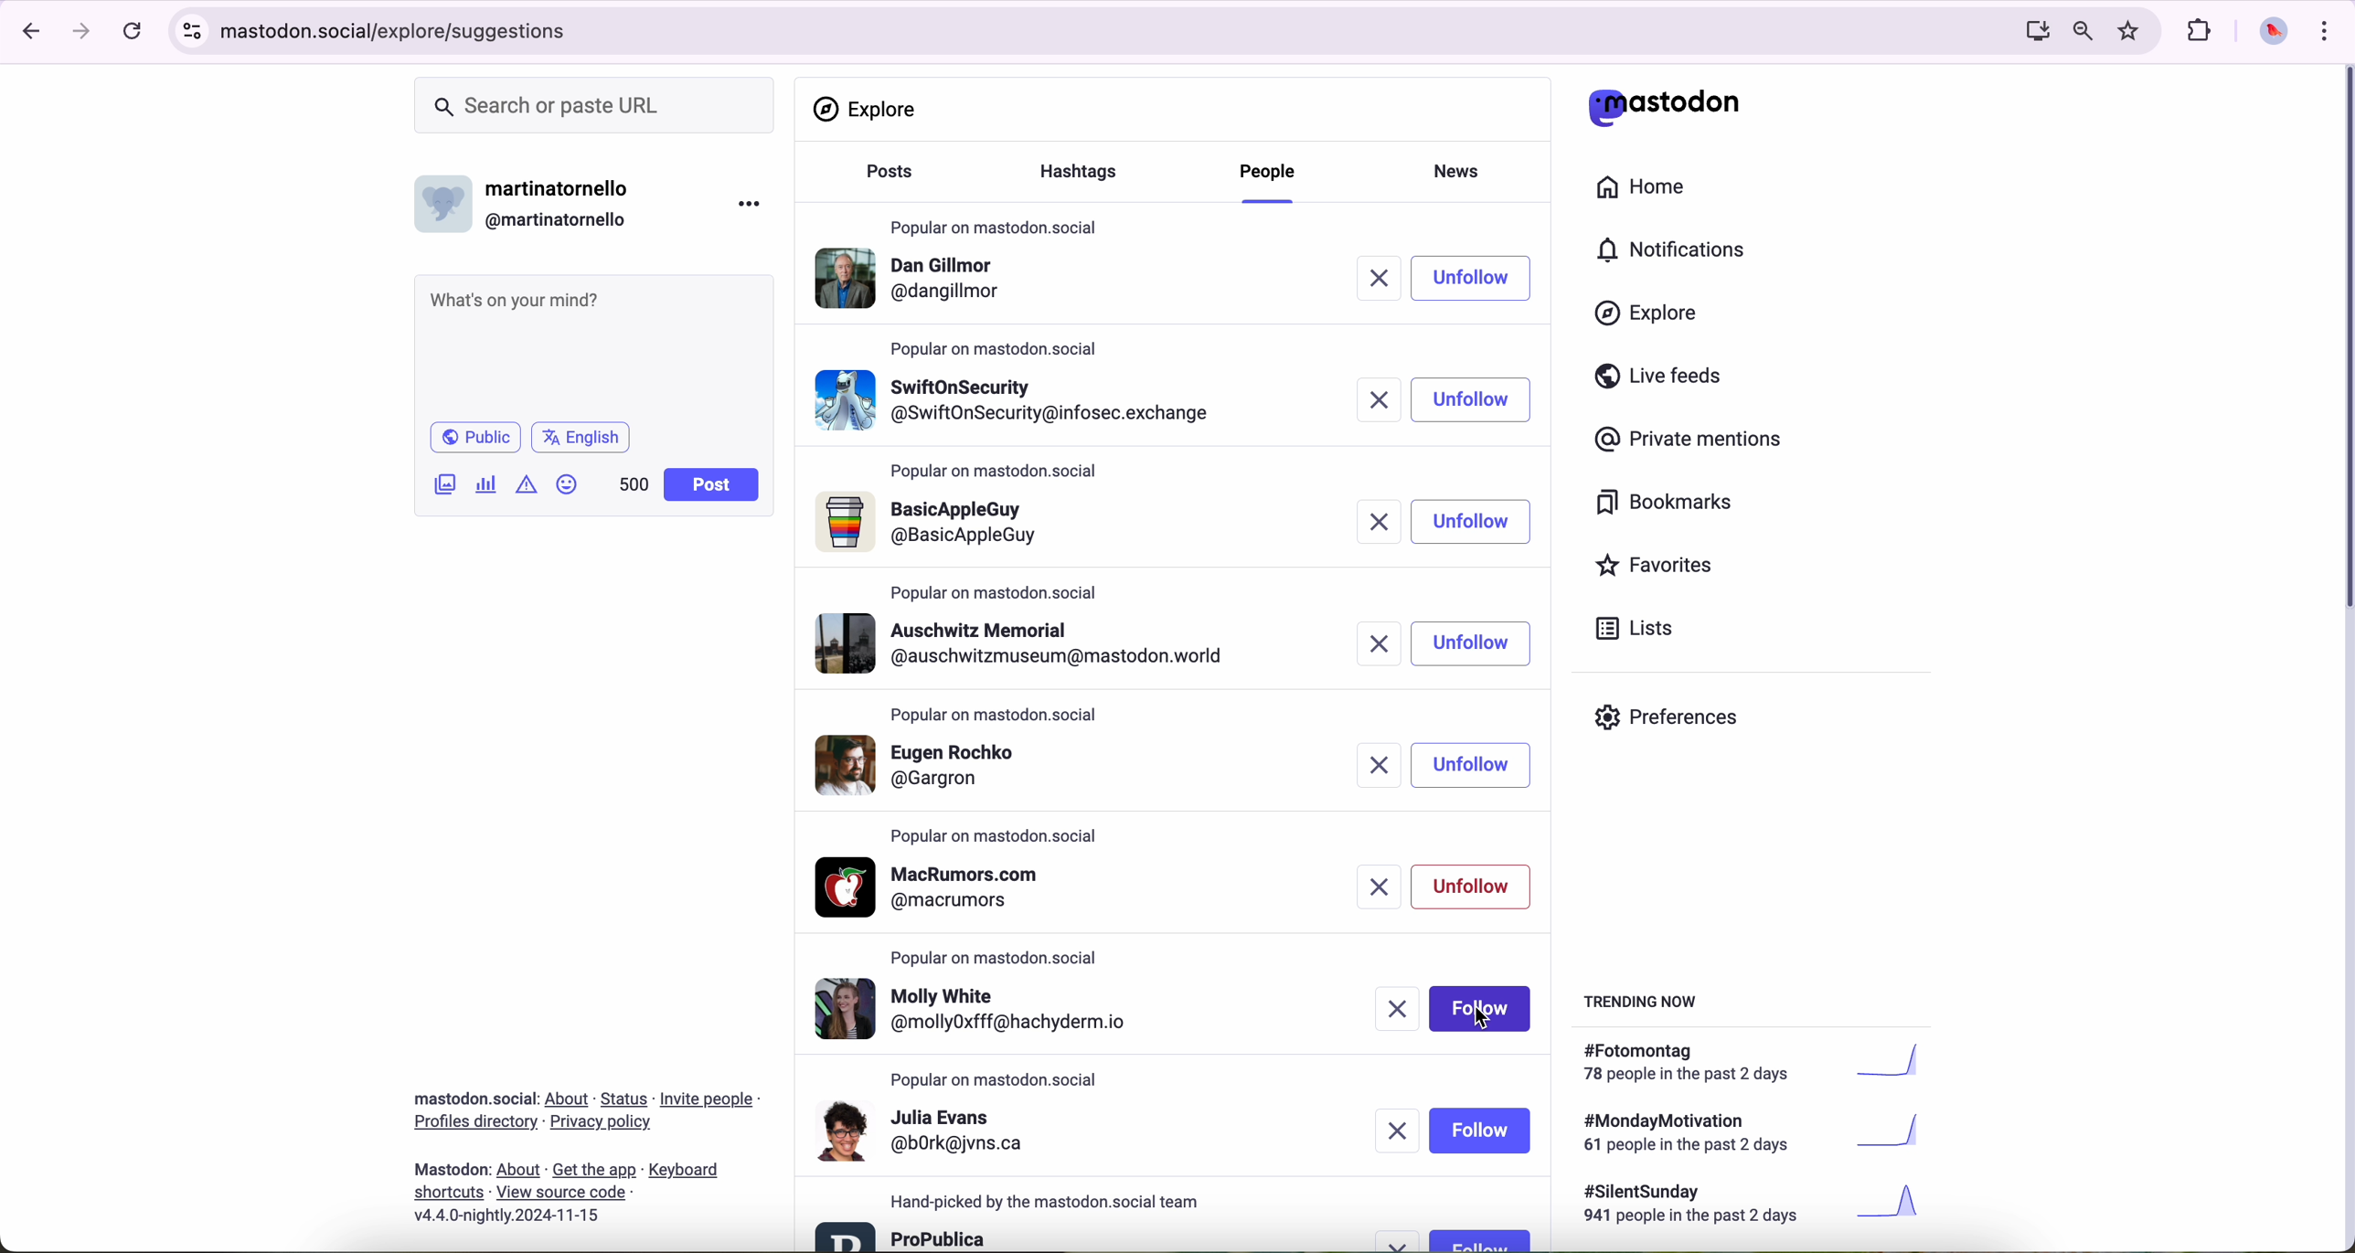  What do you see at coordinates (712, 485) in the screenshot?
I see `post button` at bounding box center [712, 485].